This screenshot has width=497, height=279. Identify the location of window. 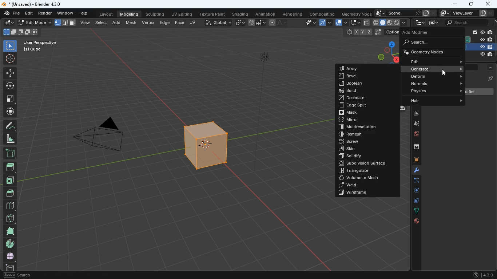
(66, 13).